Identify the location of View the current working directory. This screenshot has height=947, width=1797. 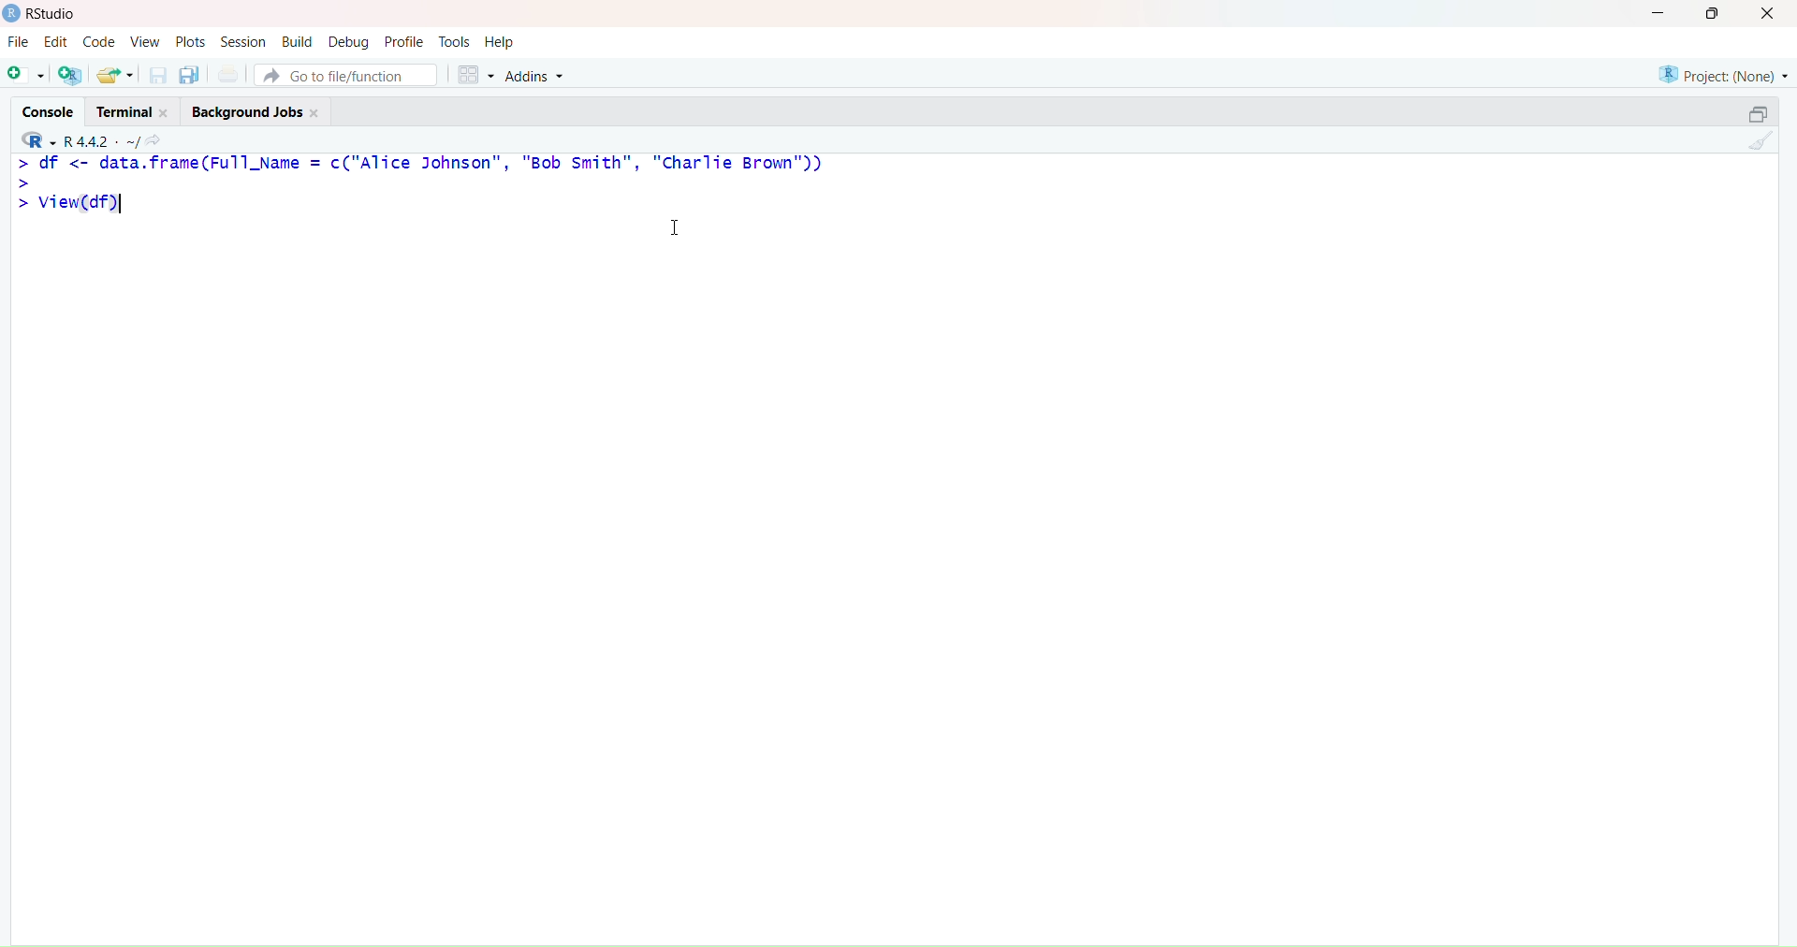
(157, 139).